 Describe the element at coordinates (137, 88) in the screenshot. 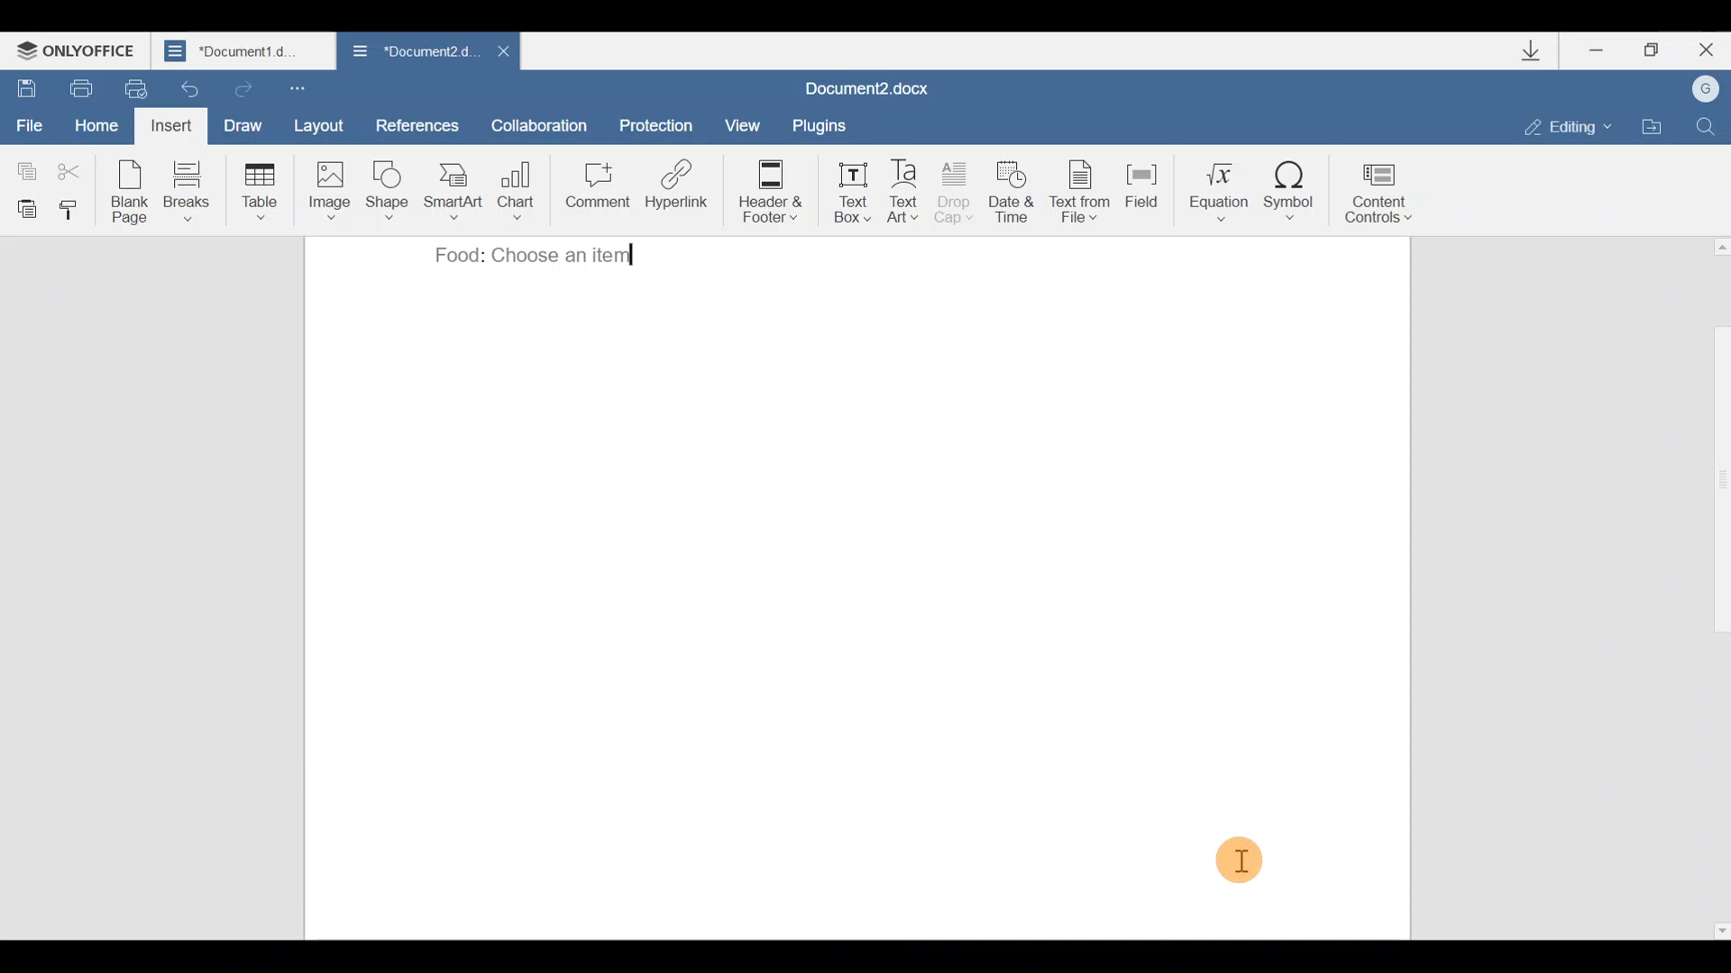

I see `Quick print` at that location.